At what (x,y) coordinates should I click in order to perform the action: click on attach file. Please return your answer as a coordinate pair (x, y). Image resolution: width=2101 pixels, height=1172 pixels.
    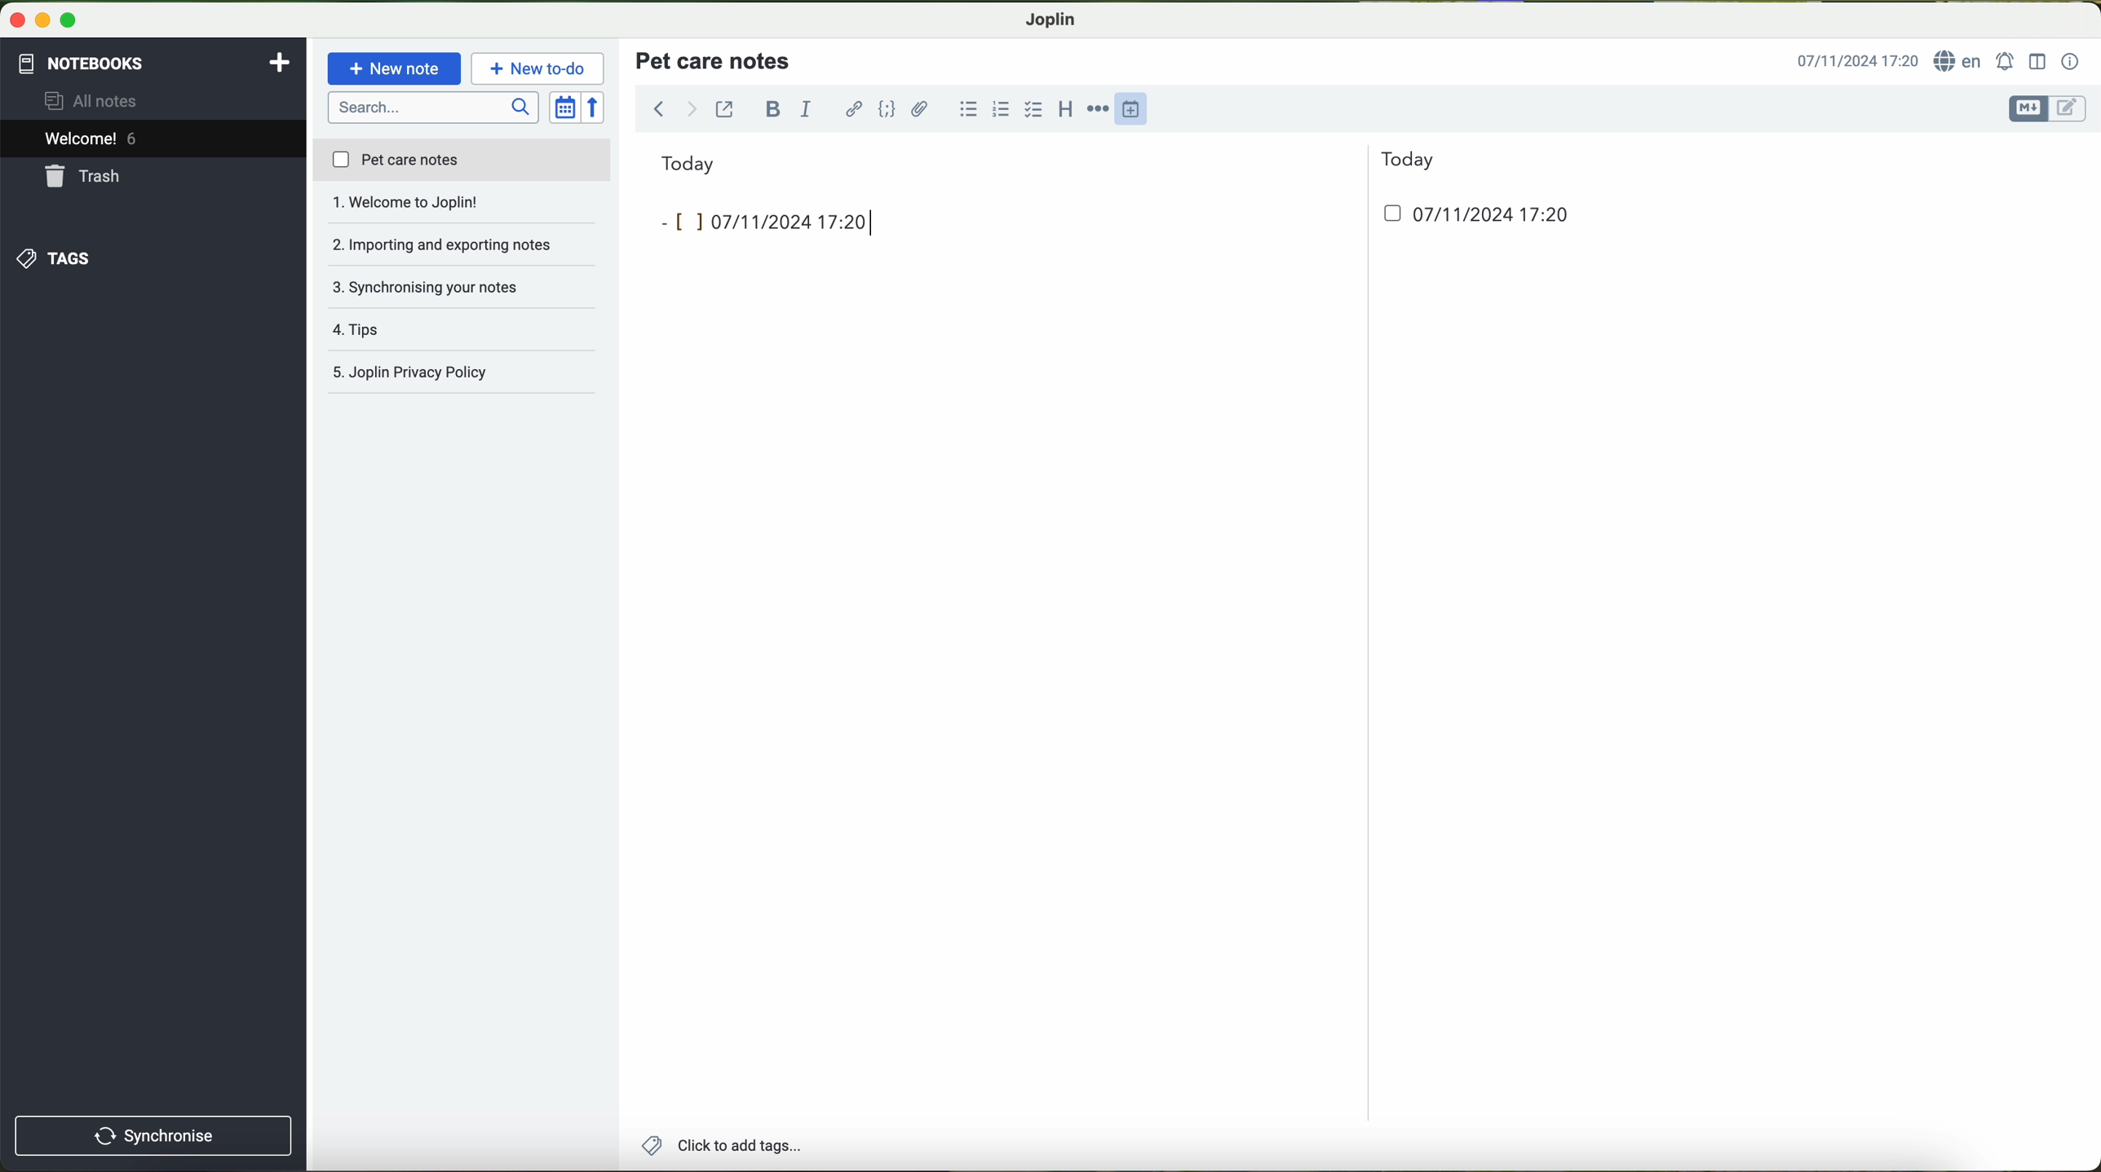
    Looking at the image, I should click on (920, 108).